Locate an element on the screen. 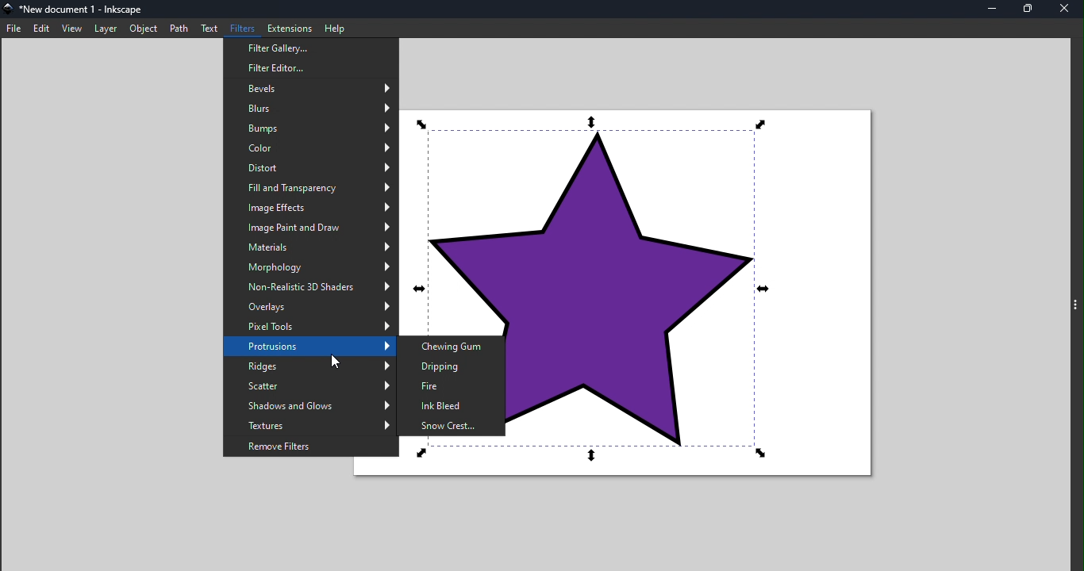 This screenshot has height=571, width=1084. cursor is located at coordinates (329, 362).